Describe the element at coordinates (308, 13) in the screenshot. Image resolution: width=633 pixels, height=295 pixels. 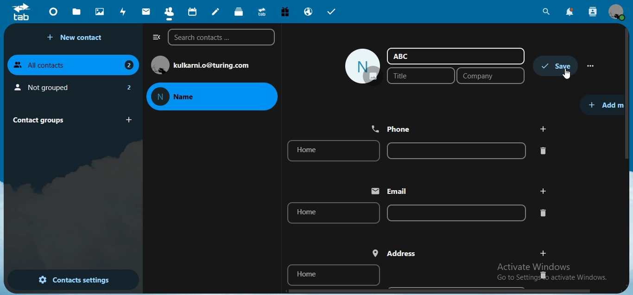
I see `email hosting` at that location.